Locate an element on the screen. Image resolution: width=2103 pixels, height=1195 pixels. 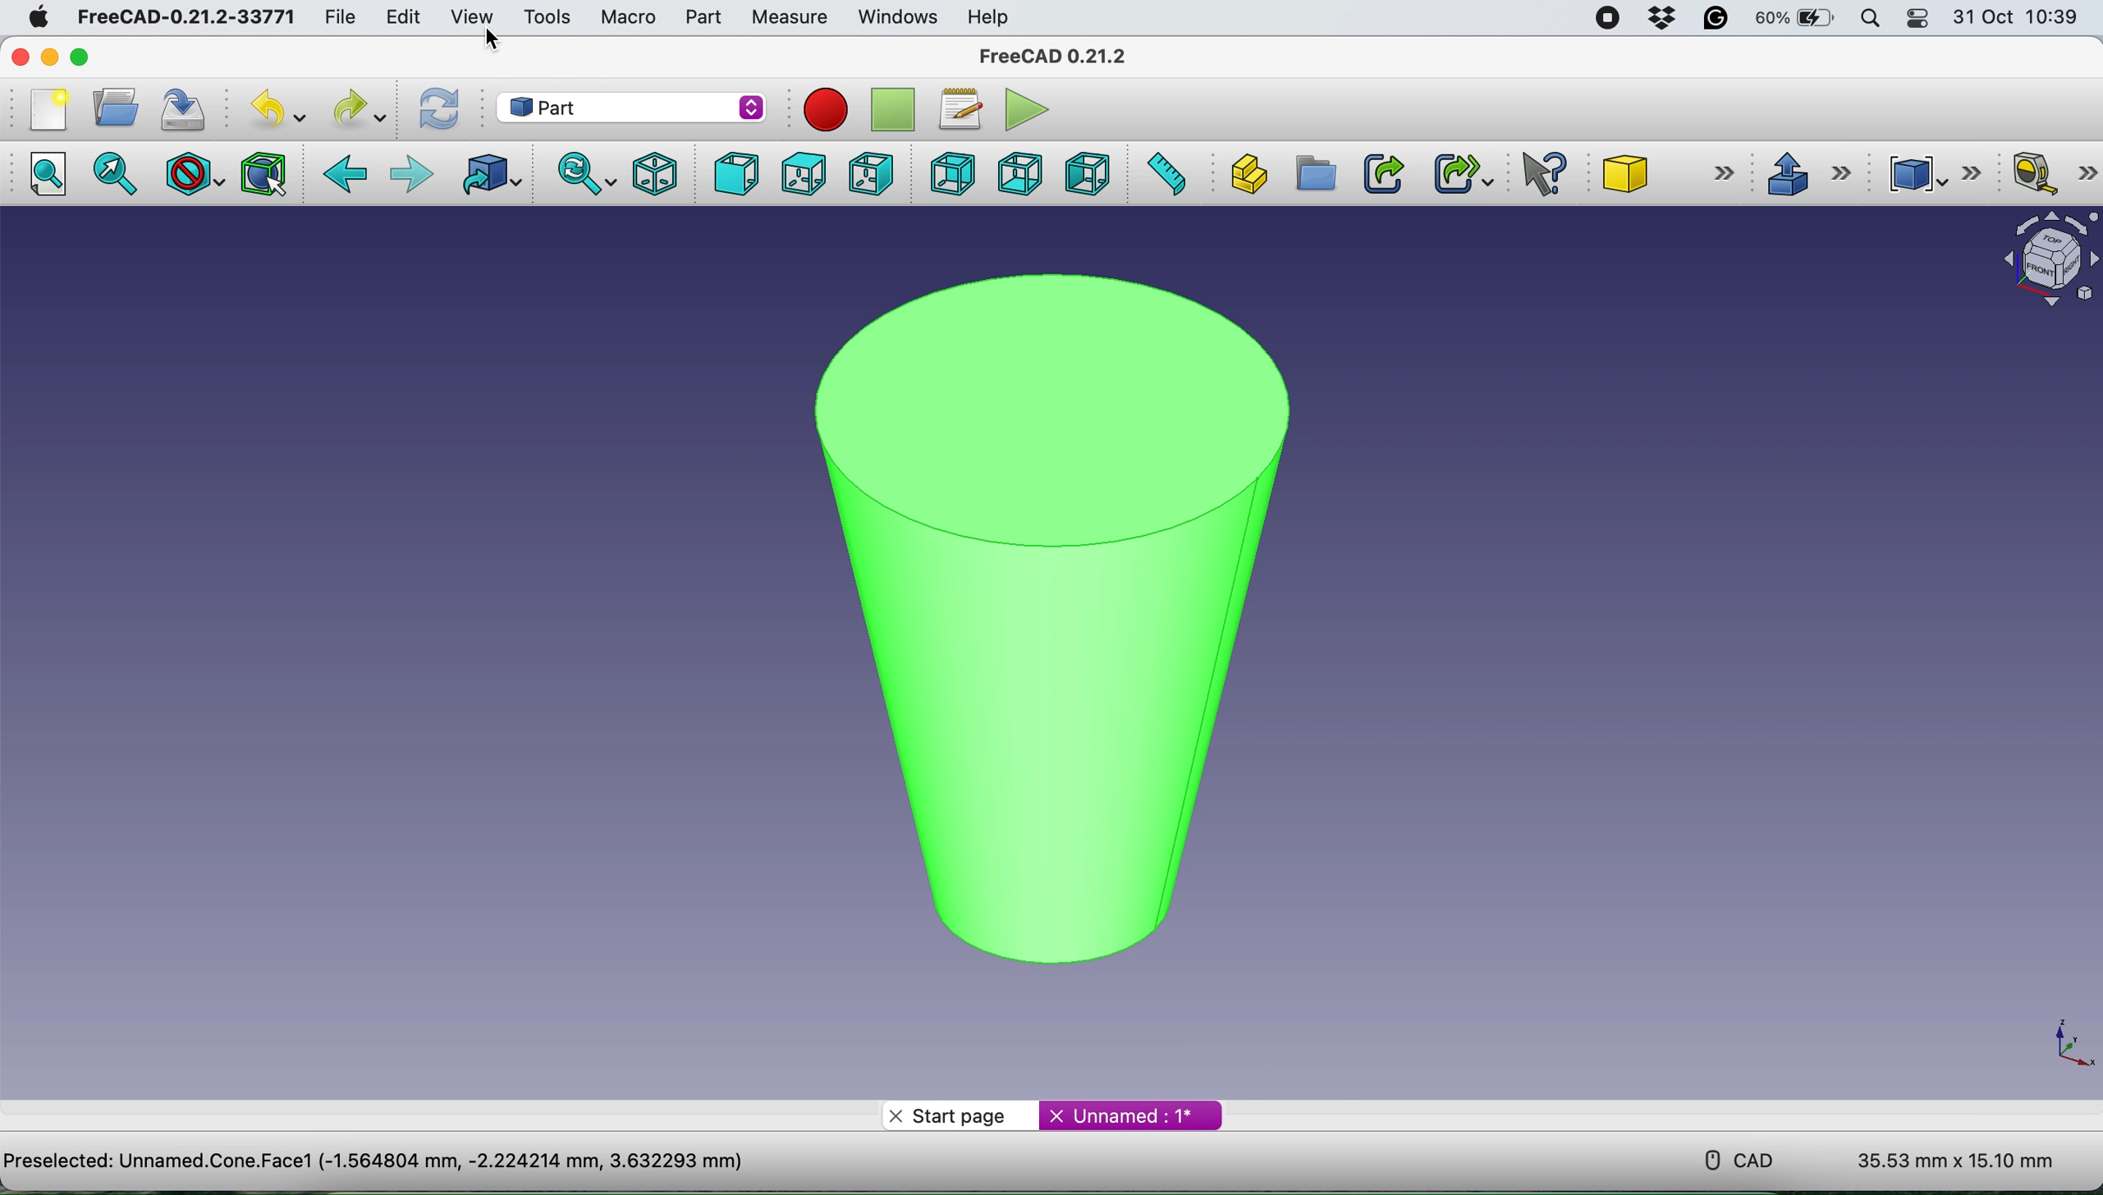
front is located at coordinates (732, 175).